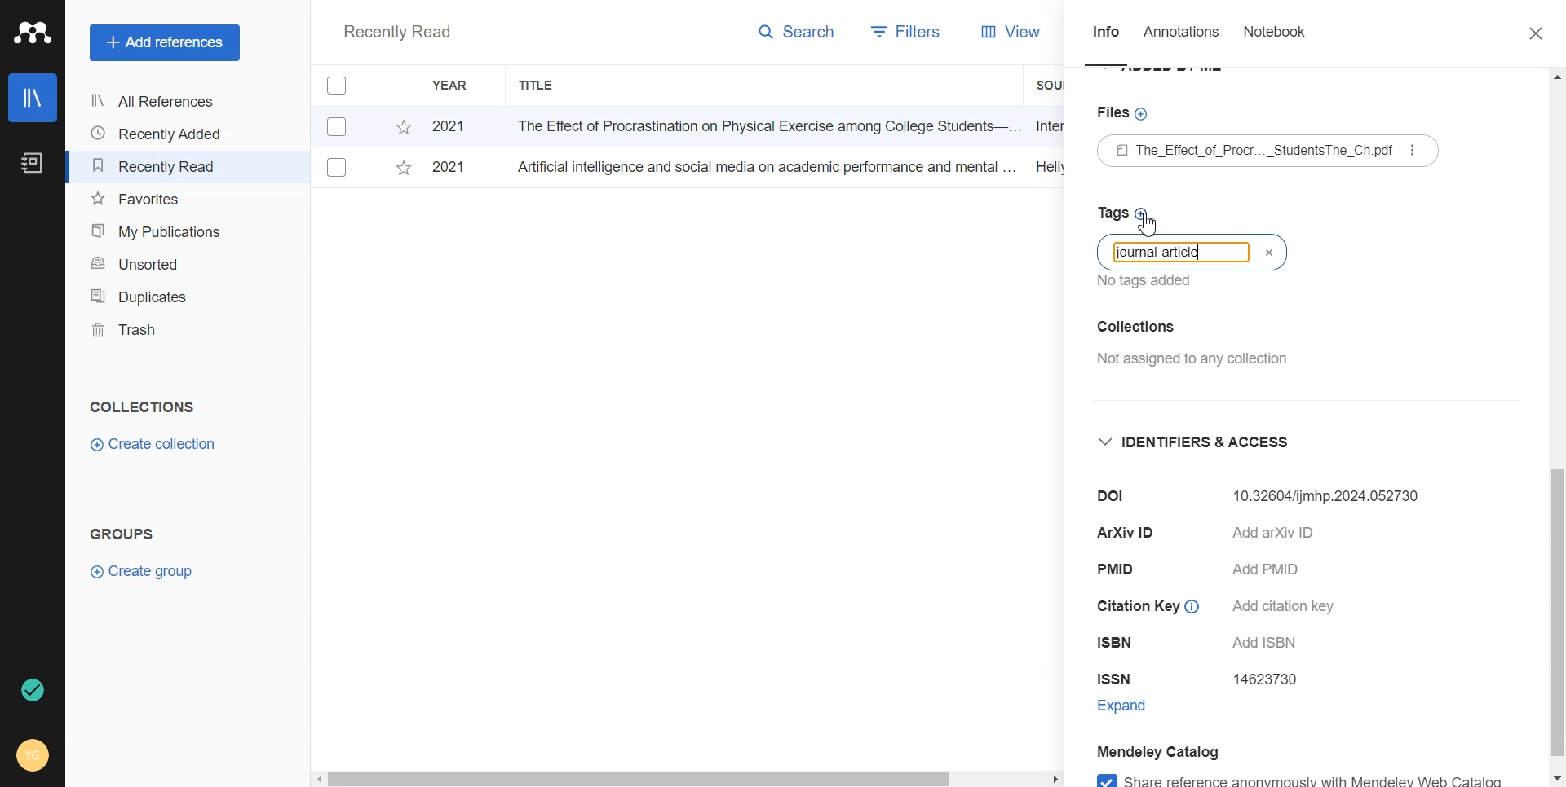 Image resolution: width=1566 pixels, height=787 pixels. Describe the element at coordinates (448, 165) in the screenshot. I see `2021` at that location.